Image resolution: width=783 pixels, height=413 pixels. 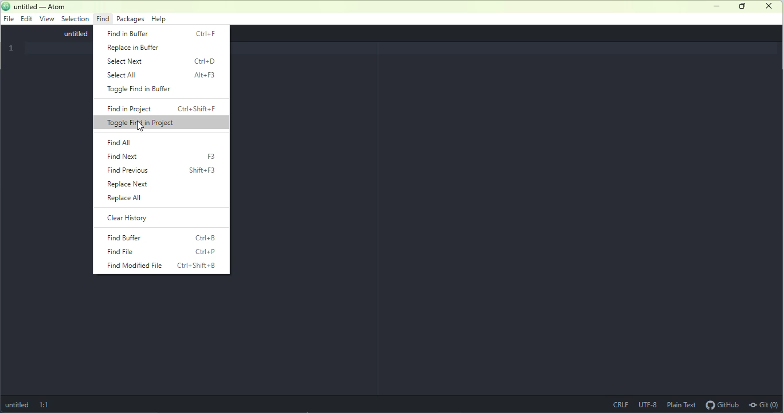 I want to click on find in project, so click(x=163, y=110).